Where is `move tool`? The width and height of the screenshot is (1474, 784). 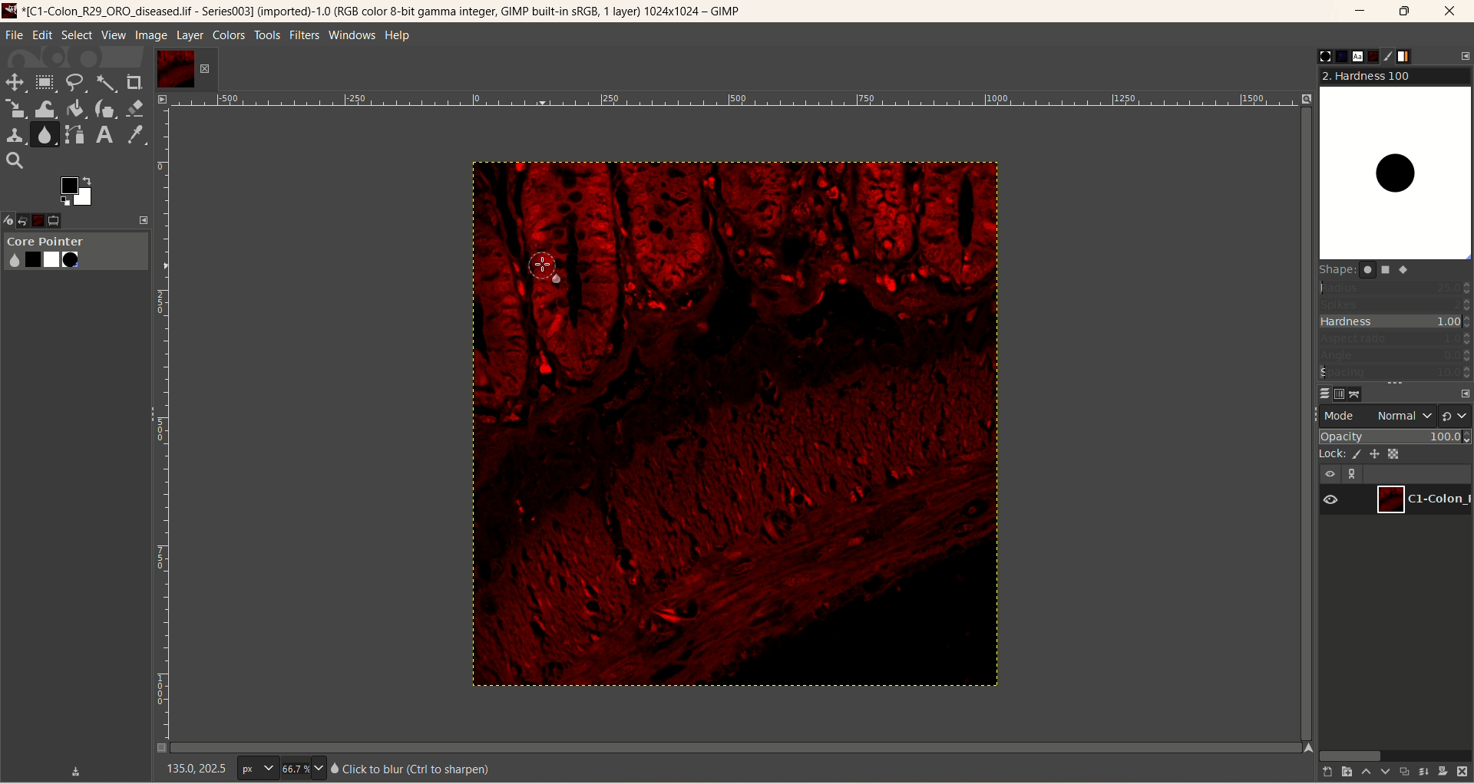 move tool is located at coordinates (13, 81).